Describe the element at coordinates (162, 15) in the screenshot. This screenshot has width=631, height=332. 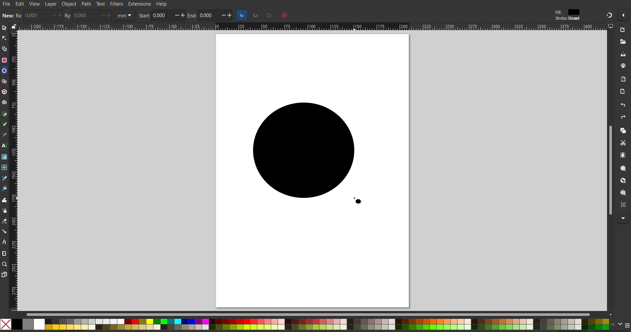
I see `0` at that location.